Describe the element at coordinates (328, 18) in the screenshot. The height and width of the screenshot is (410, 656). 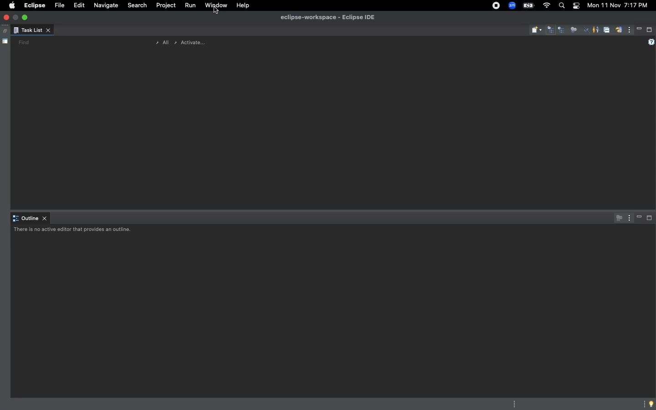
I see `Eclipse - workspace - Eclipse IDE` at that location.